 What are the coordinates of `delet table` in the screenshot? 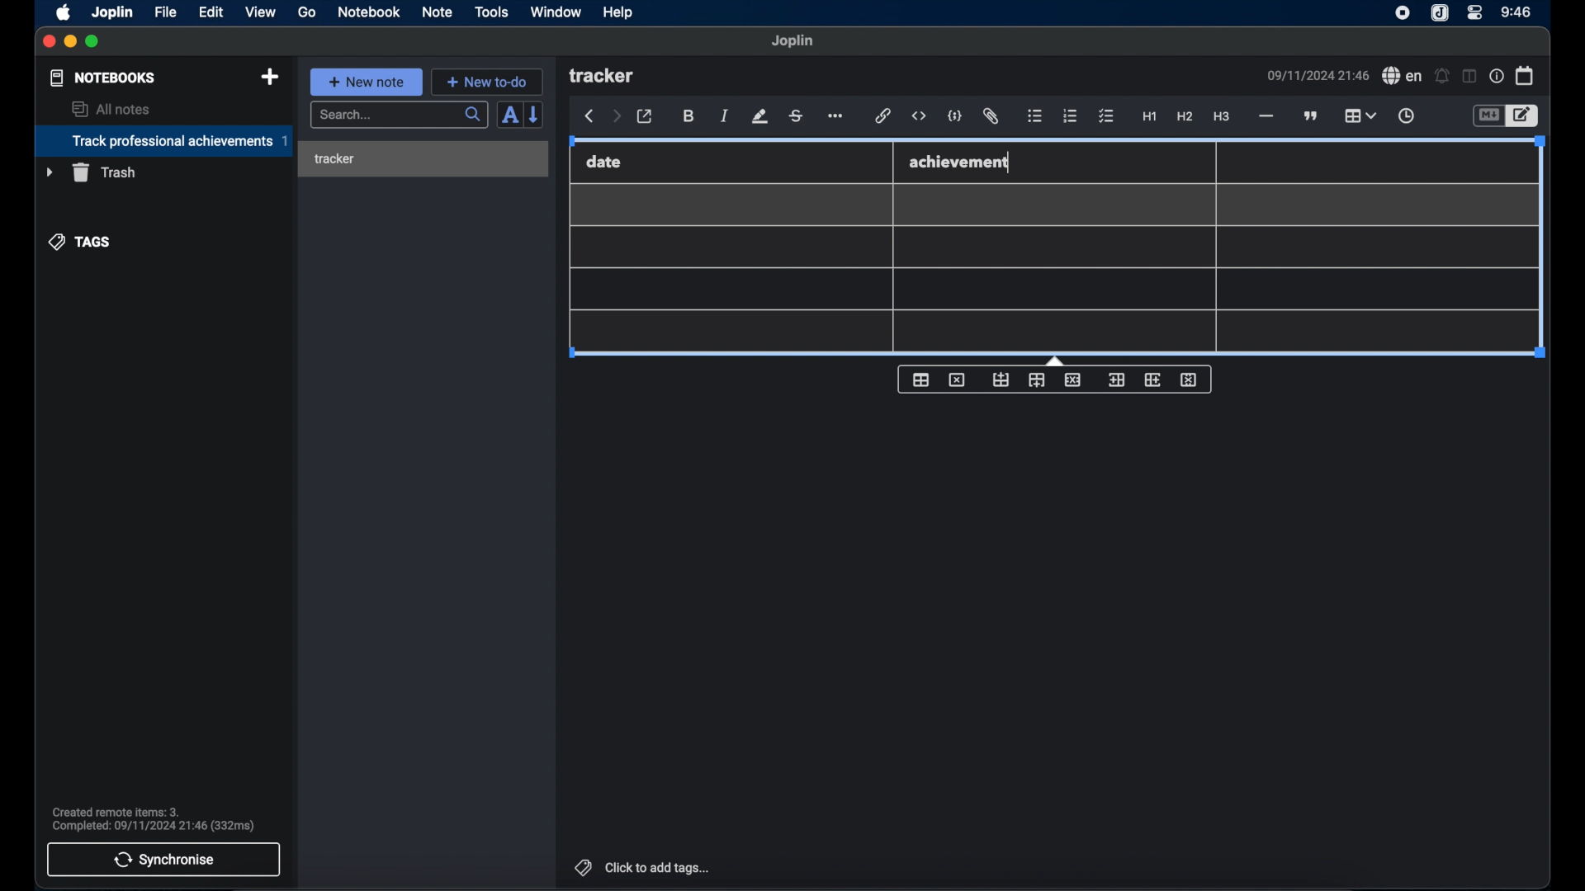 It's located at (957, 379).